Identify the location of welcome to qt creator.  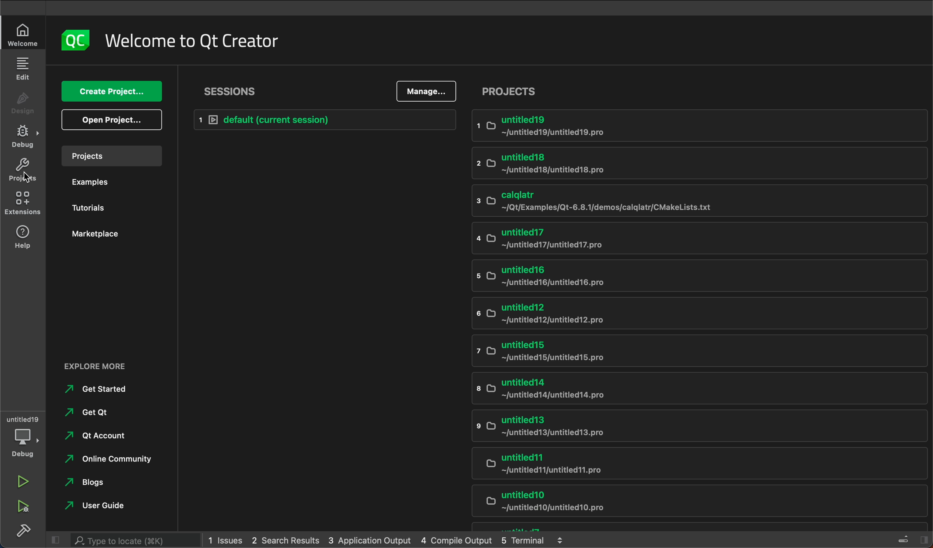
(198, 41).